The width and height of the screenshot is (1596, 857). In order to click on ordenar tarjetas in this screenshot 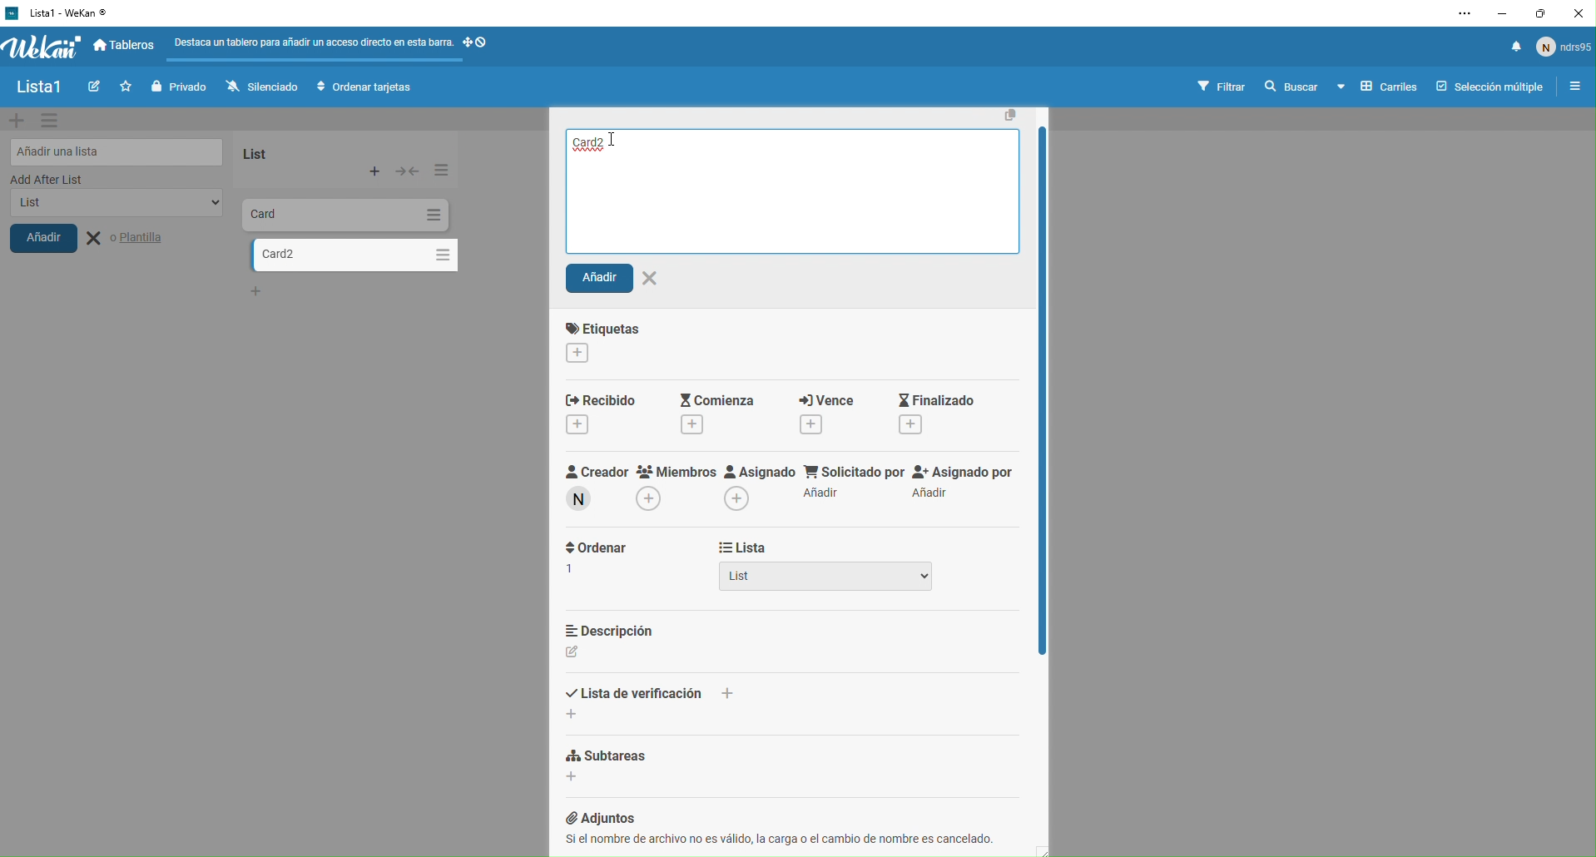, I will do `click(368, 88)`.